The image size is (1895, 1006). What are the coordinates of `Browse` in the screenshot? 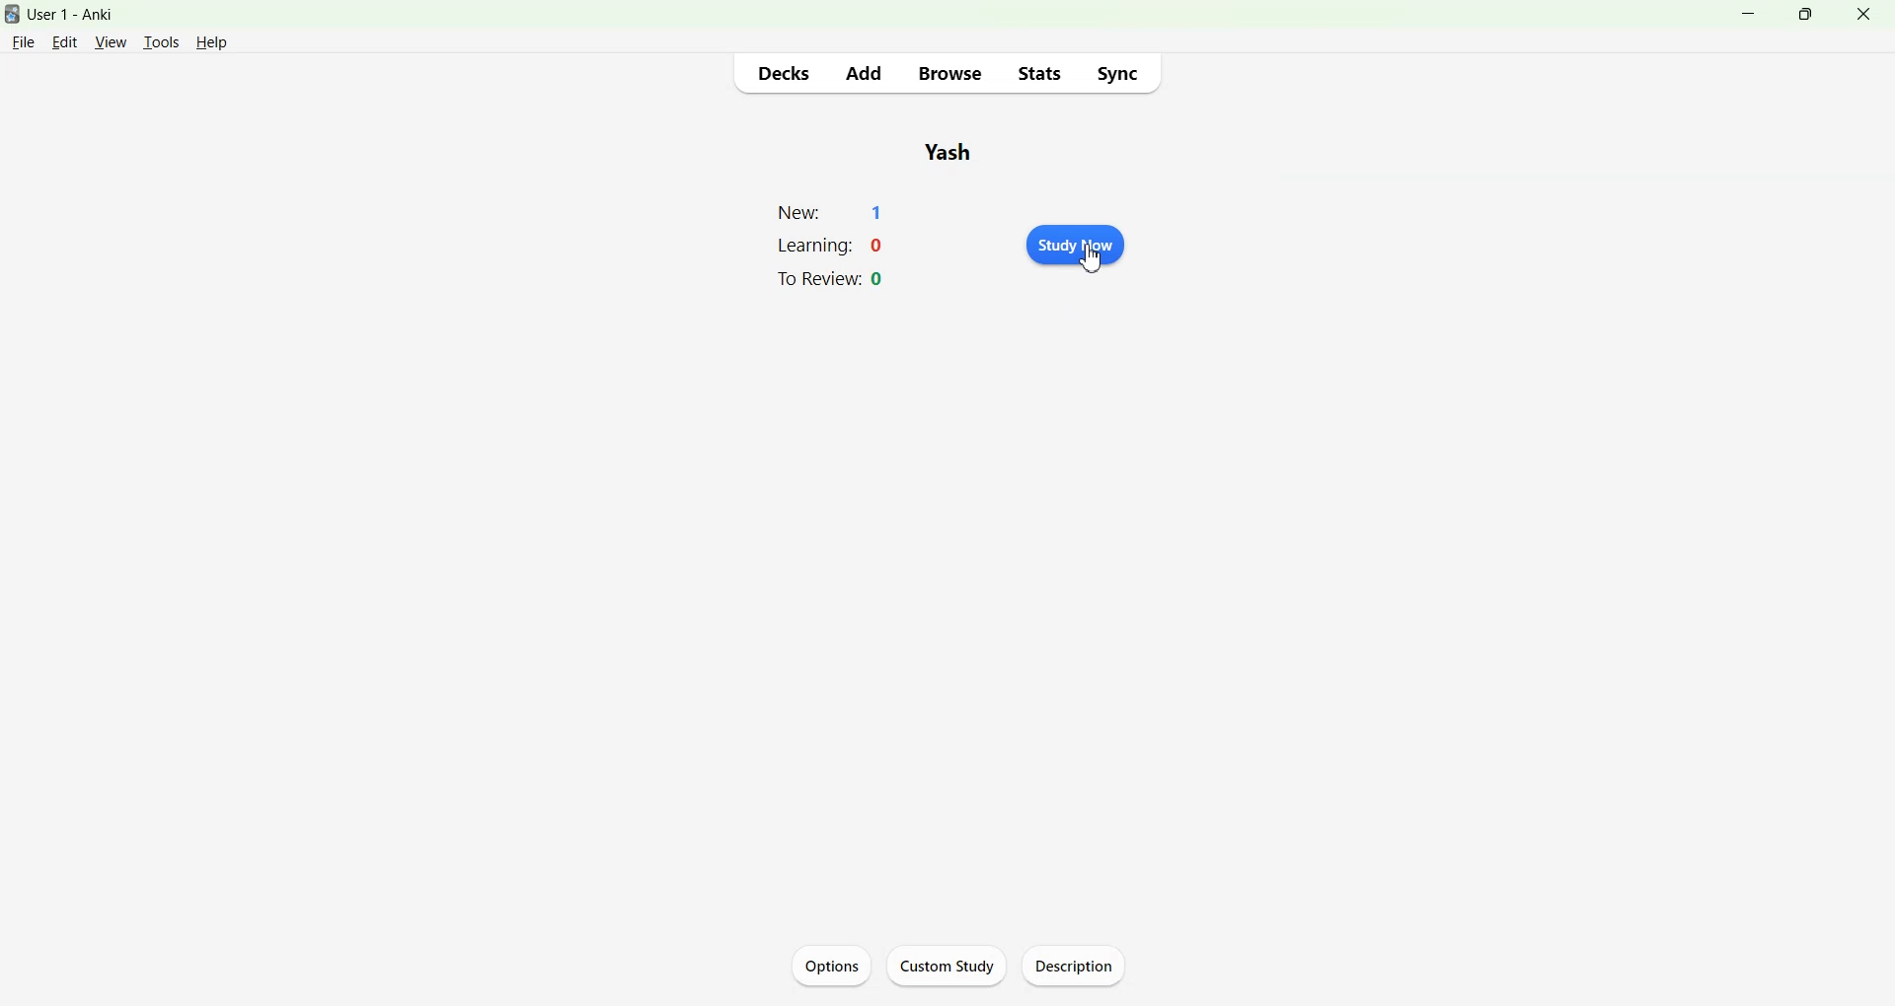 It's located at (951, 74).